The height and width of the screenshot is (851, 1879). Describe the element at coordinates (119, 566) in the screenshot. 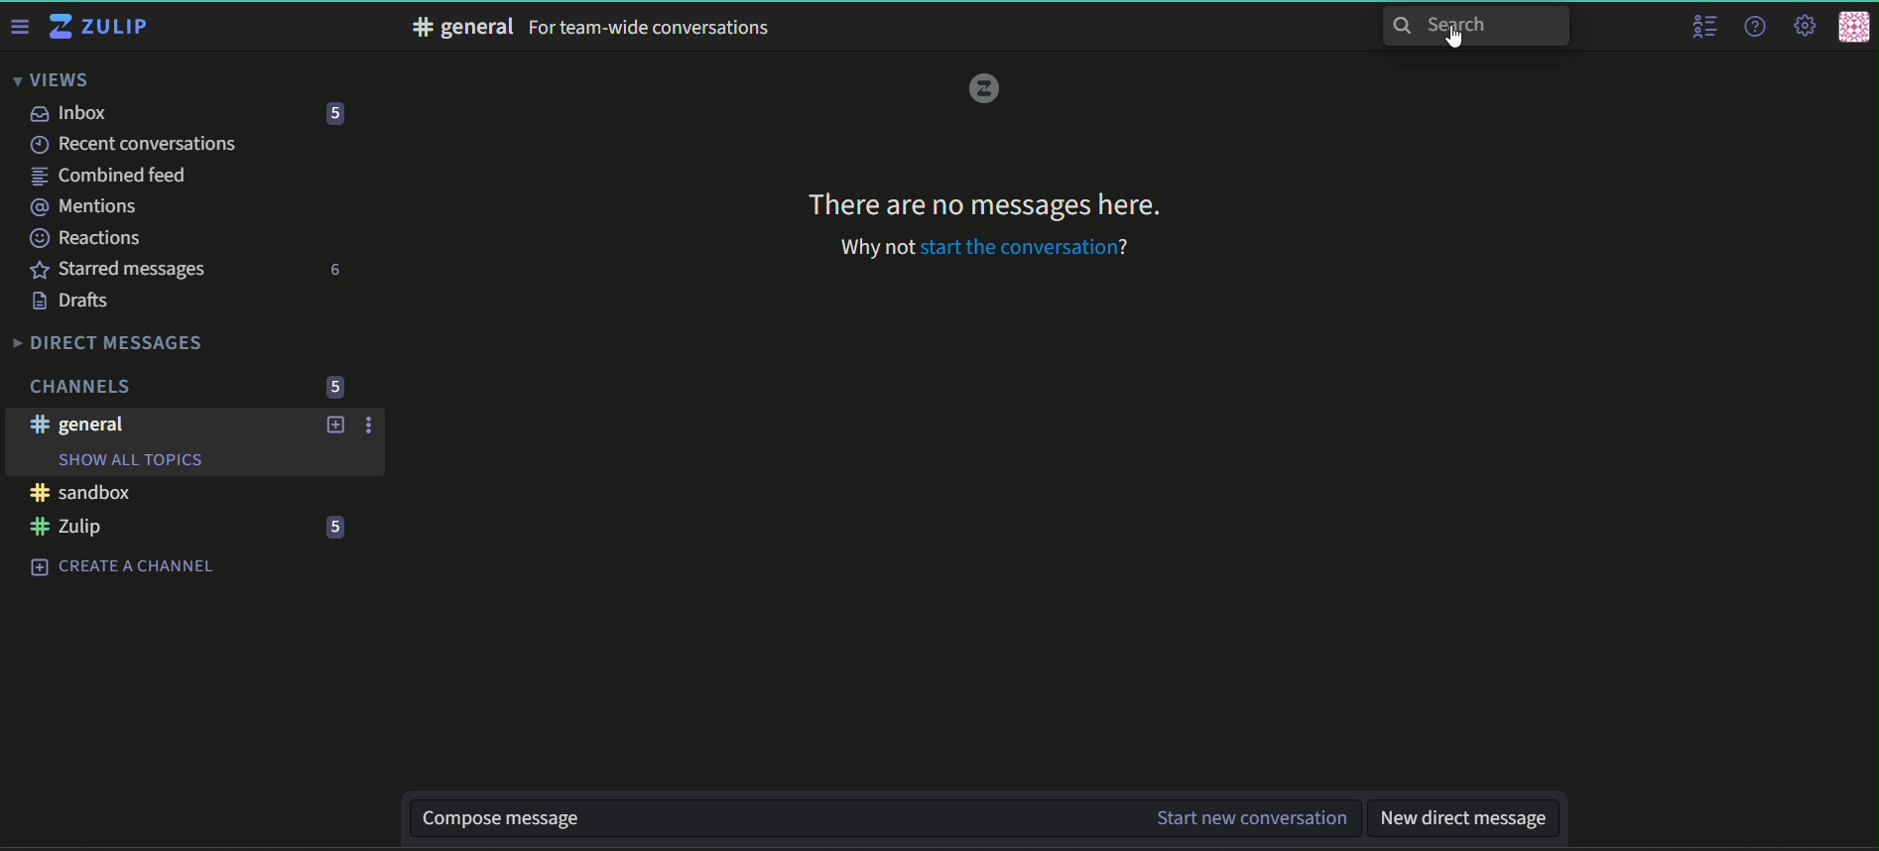

I see `create a channel` at that location.